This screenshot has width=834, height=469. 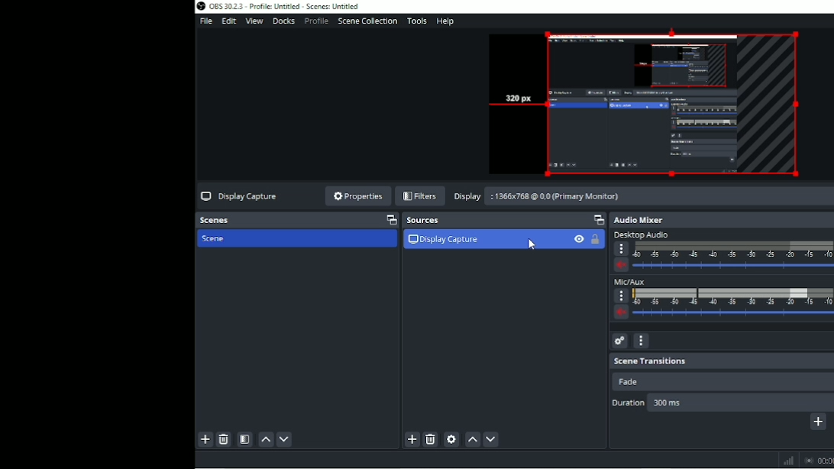 I want to click on Mic/Aux, so click(x=721, y=299).